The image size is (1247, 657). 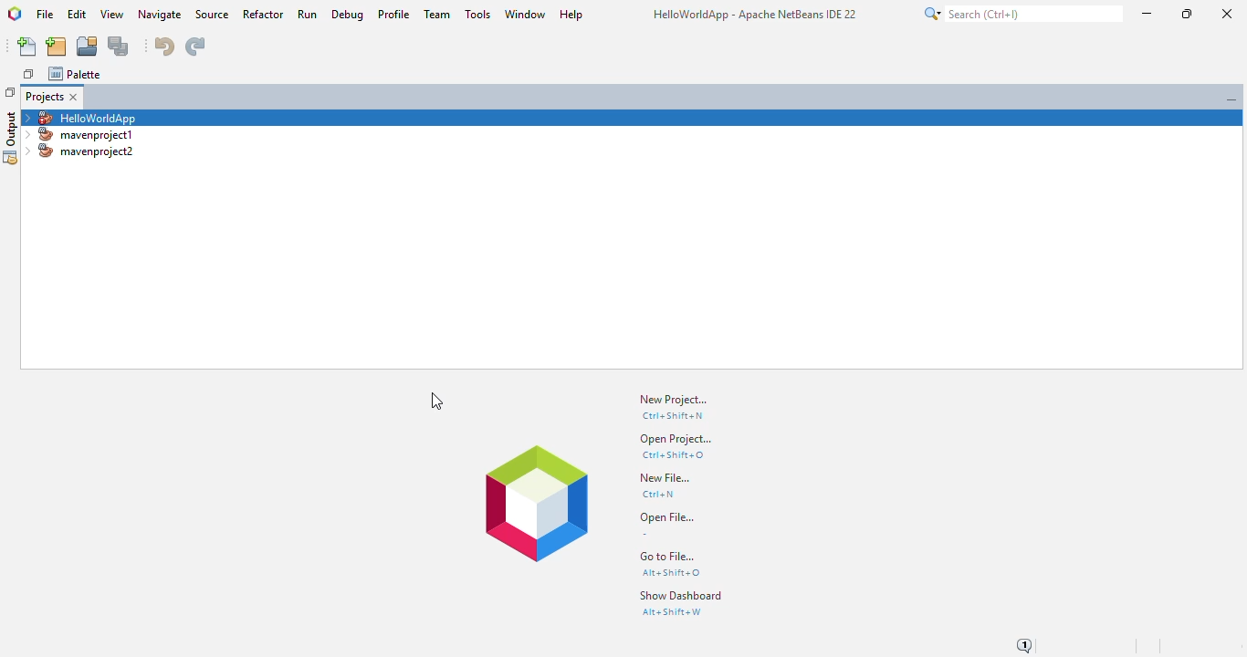 What do you see at coordinates (669, 557) in the screenshot?
I see `go to file` at bounding box center [669, 557].